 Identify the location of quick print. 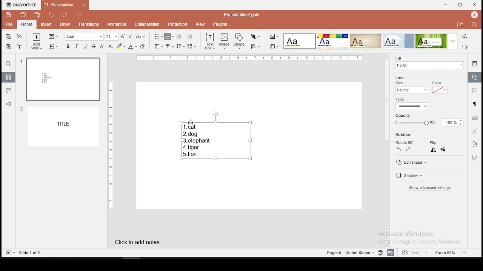
(37, 15).